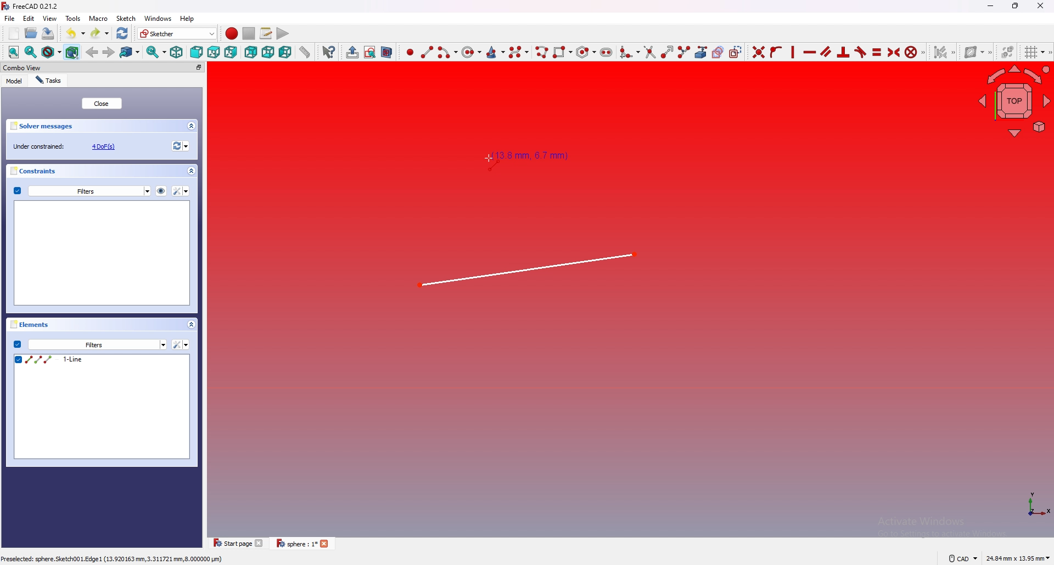 This screenshot has height=565, width=1054. I want to click on Create regular polygon, so click(585, 52).